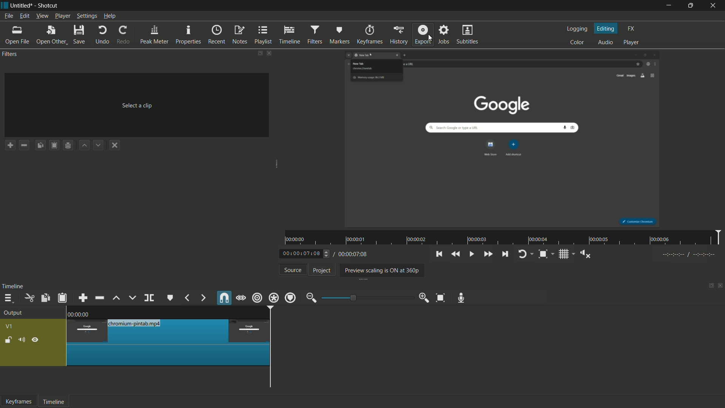  I want to click on imported file name, so click(137, 66).